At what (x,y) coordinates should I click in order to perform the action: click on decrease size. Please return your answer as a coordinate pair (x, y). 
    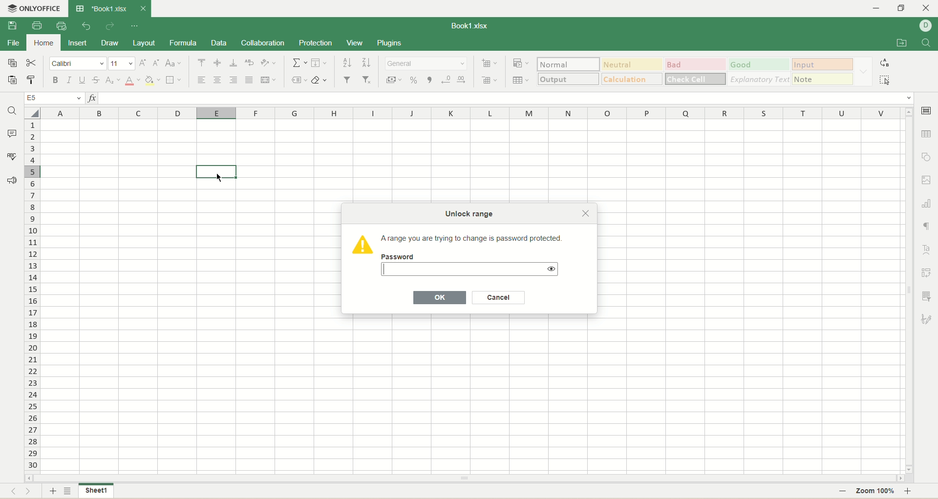
    Looking at the image, I should click on (157, 62).